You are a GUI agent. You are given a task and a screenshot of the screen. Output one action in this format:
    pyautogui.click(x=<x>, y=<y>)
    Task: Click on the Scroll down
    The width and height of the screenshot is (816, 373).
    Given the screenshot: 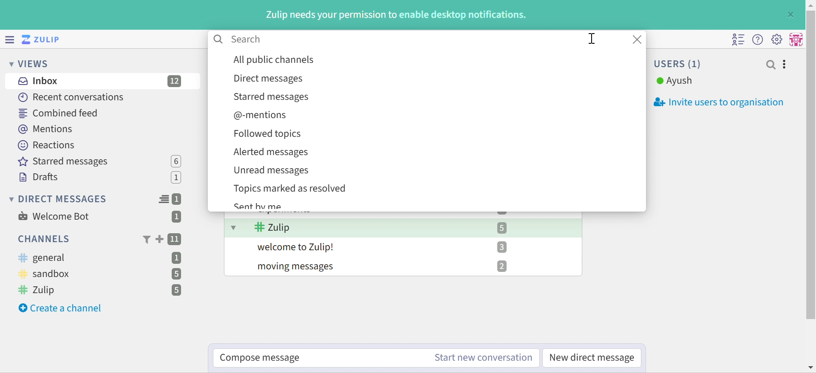 What is the action you would take?
    pyautogui.click(x=811, y=367)
    